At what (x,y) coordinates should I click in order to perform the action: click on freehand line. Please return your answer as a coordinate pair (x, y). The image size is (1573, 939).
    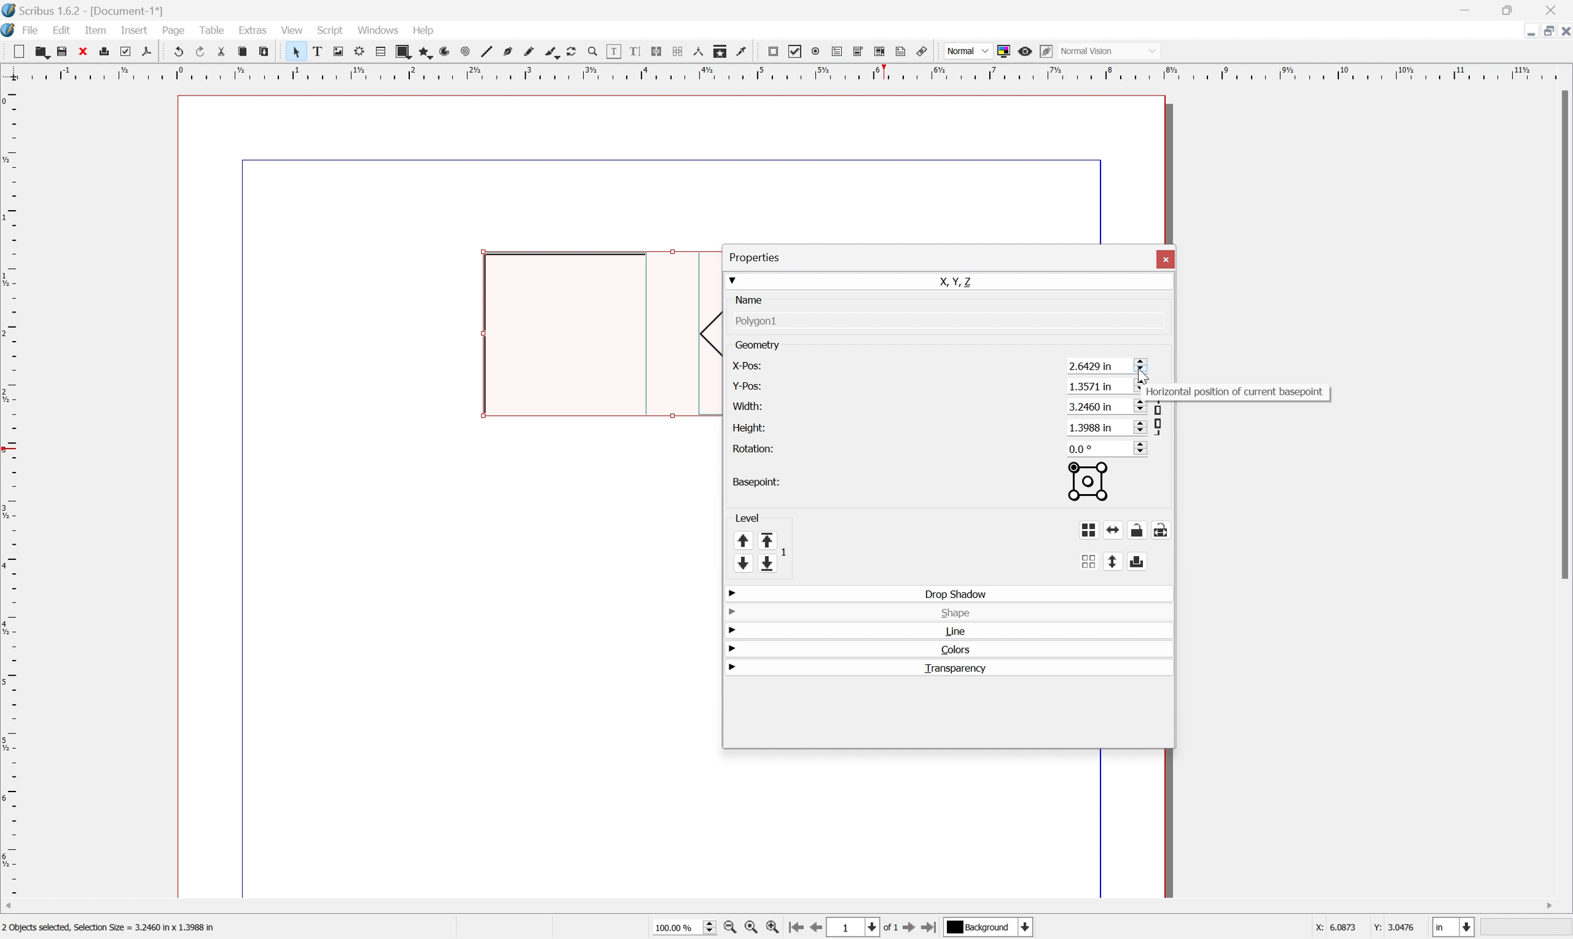
    Looking at the image, I should click on (526, 52).